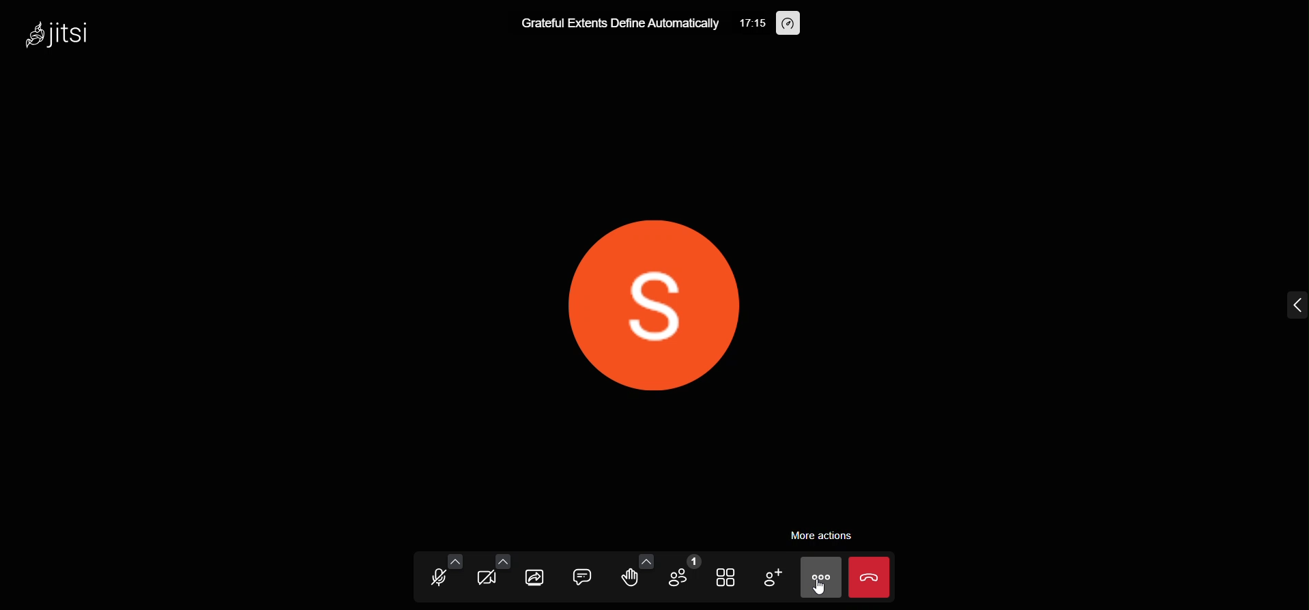 This screenshot has width=1309, height=610. Describe the element at coordinates (456, 560) in the screenshot. I see `audio setting` at that location.